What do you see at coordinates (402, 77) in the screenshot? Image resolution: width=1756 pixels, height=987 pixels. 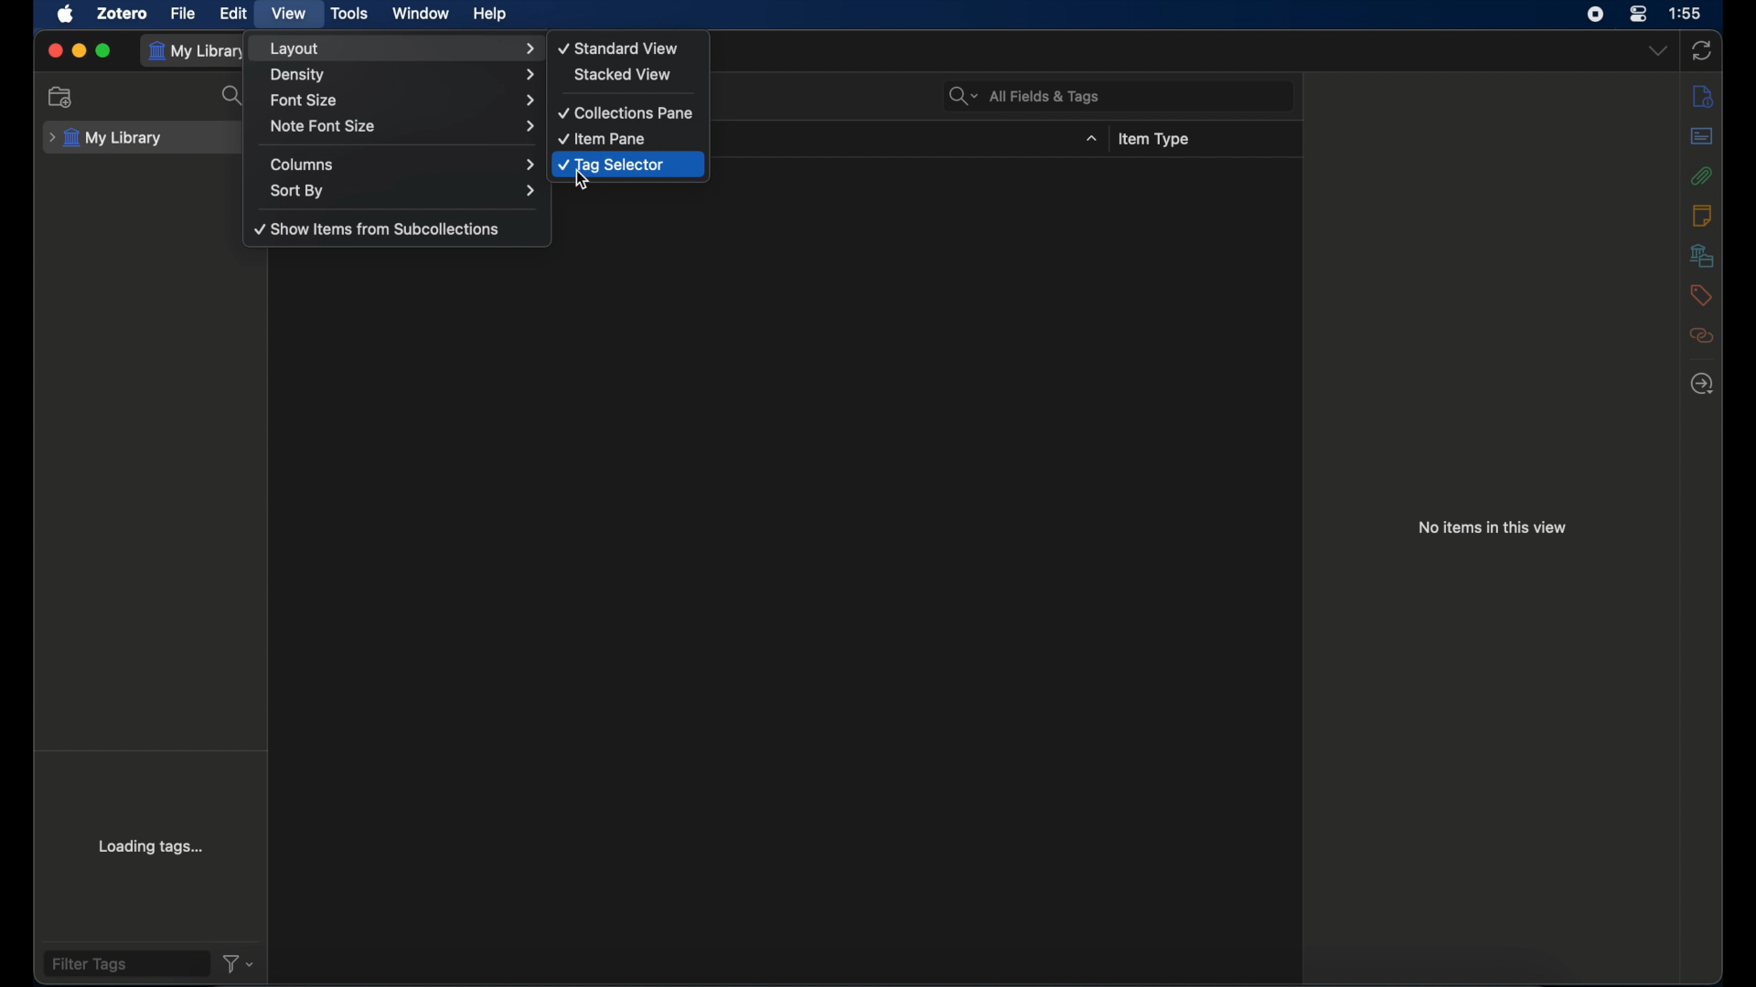 I see `density` at bounding box center [402, 77].